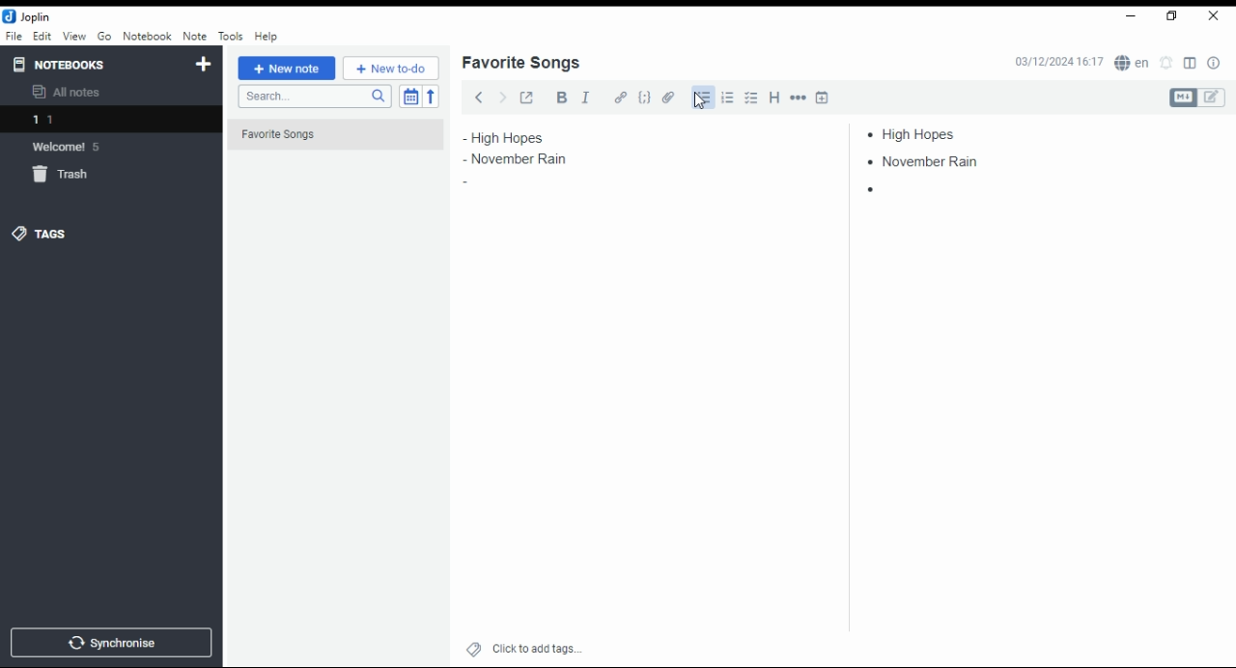 The width and height of the screenshot is (1236, 668). What do you see at coordinates (775, 96) in the screenshot?
I see `heading` at bounding box center [775, 96].